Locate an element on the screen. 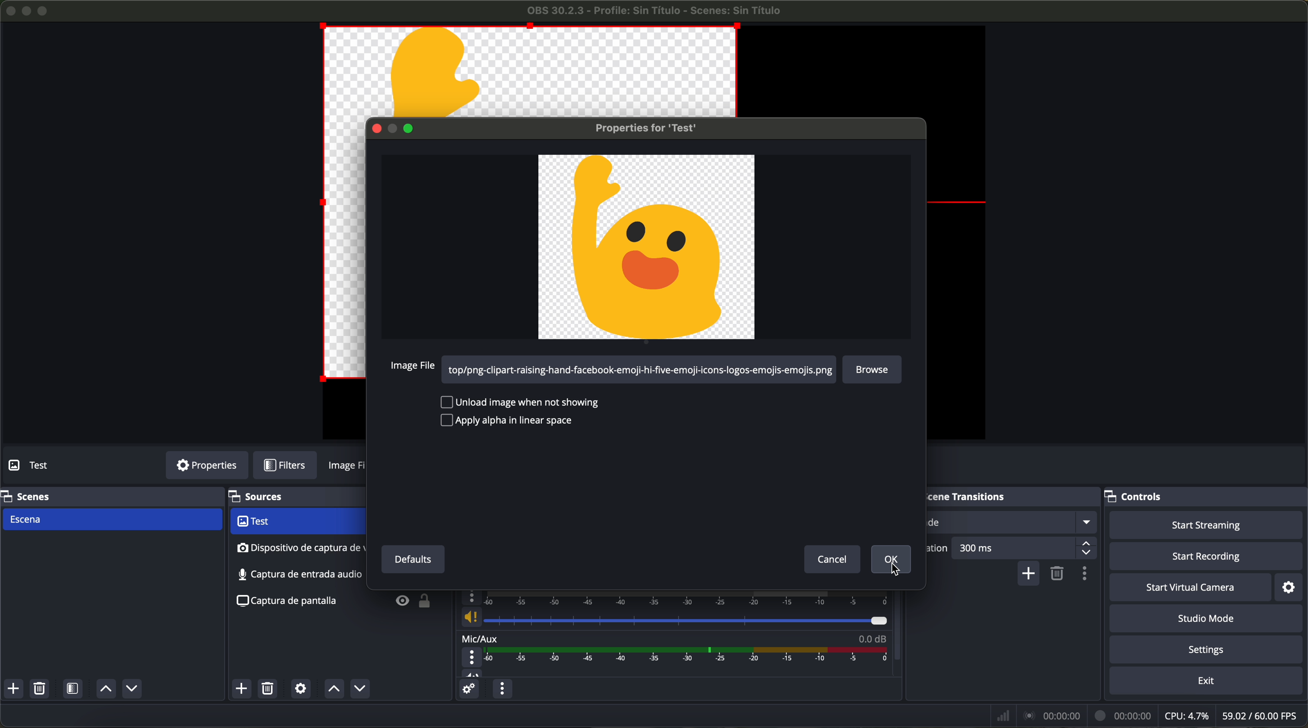 This screenshot has width=1308, height=728. image URL is located at coordinates (643, 371).